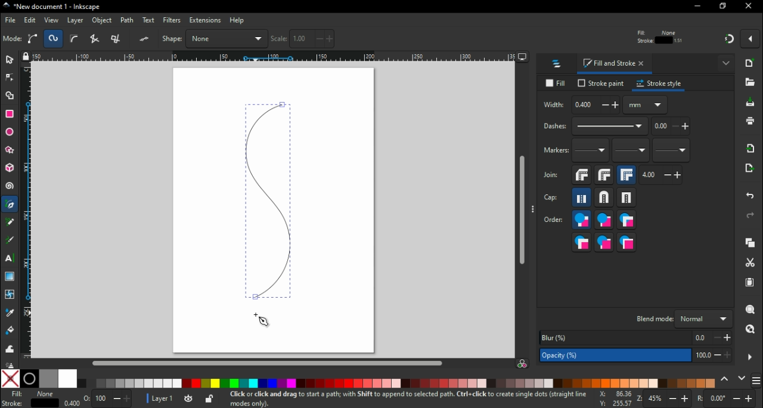 This screenshot has width=763, height=408. Describe the element at coordinates (145, 39) in the screenshot. I see `Flatten spiro or BSpline LPE` at that location.